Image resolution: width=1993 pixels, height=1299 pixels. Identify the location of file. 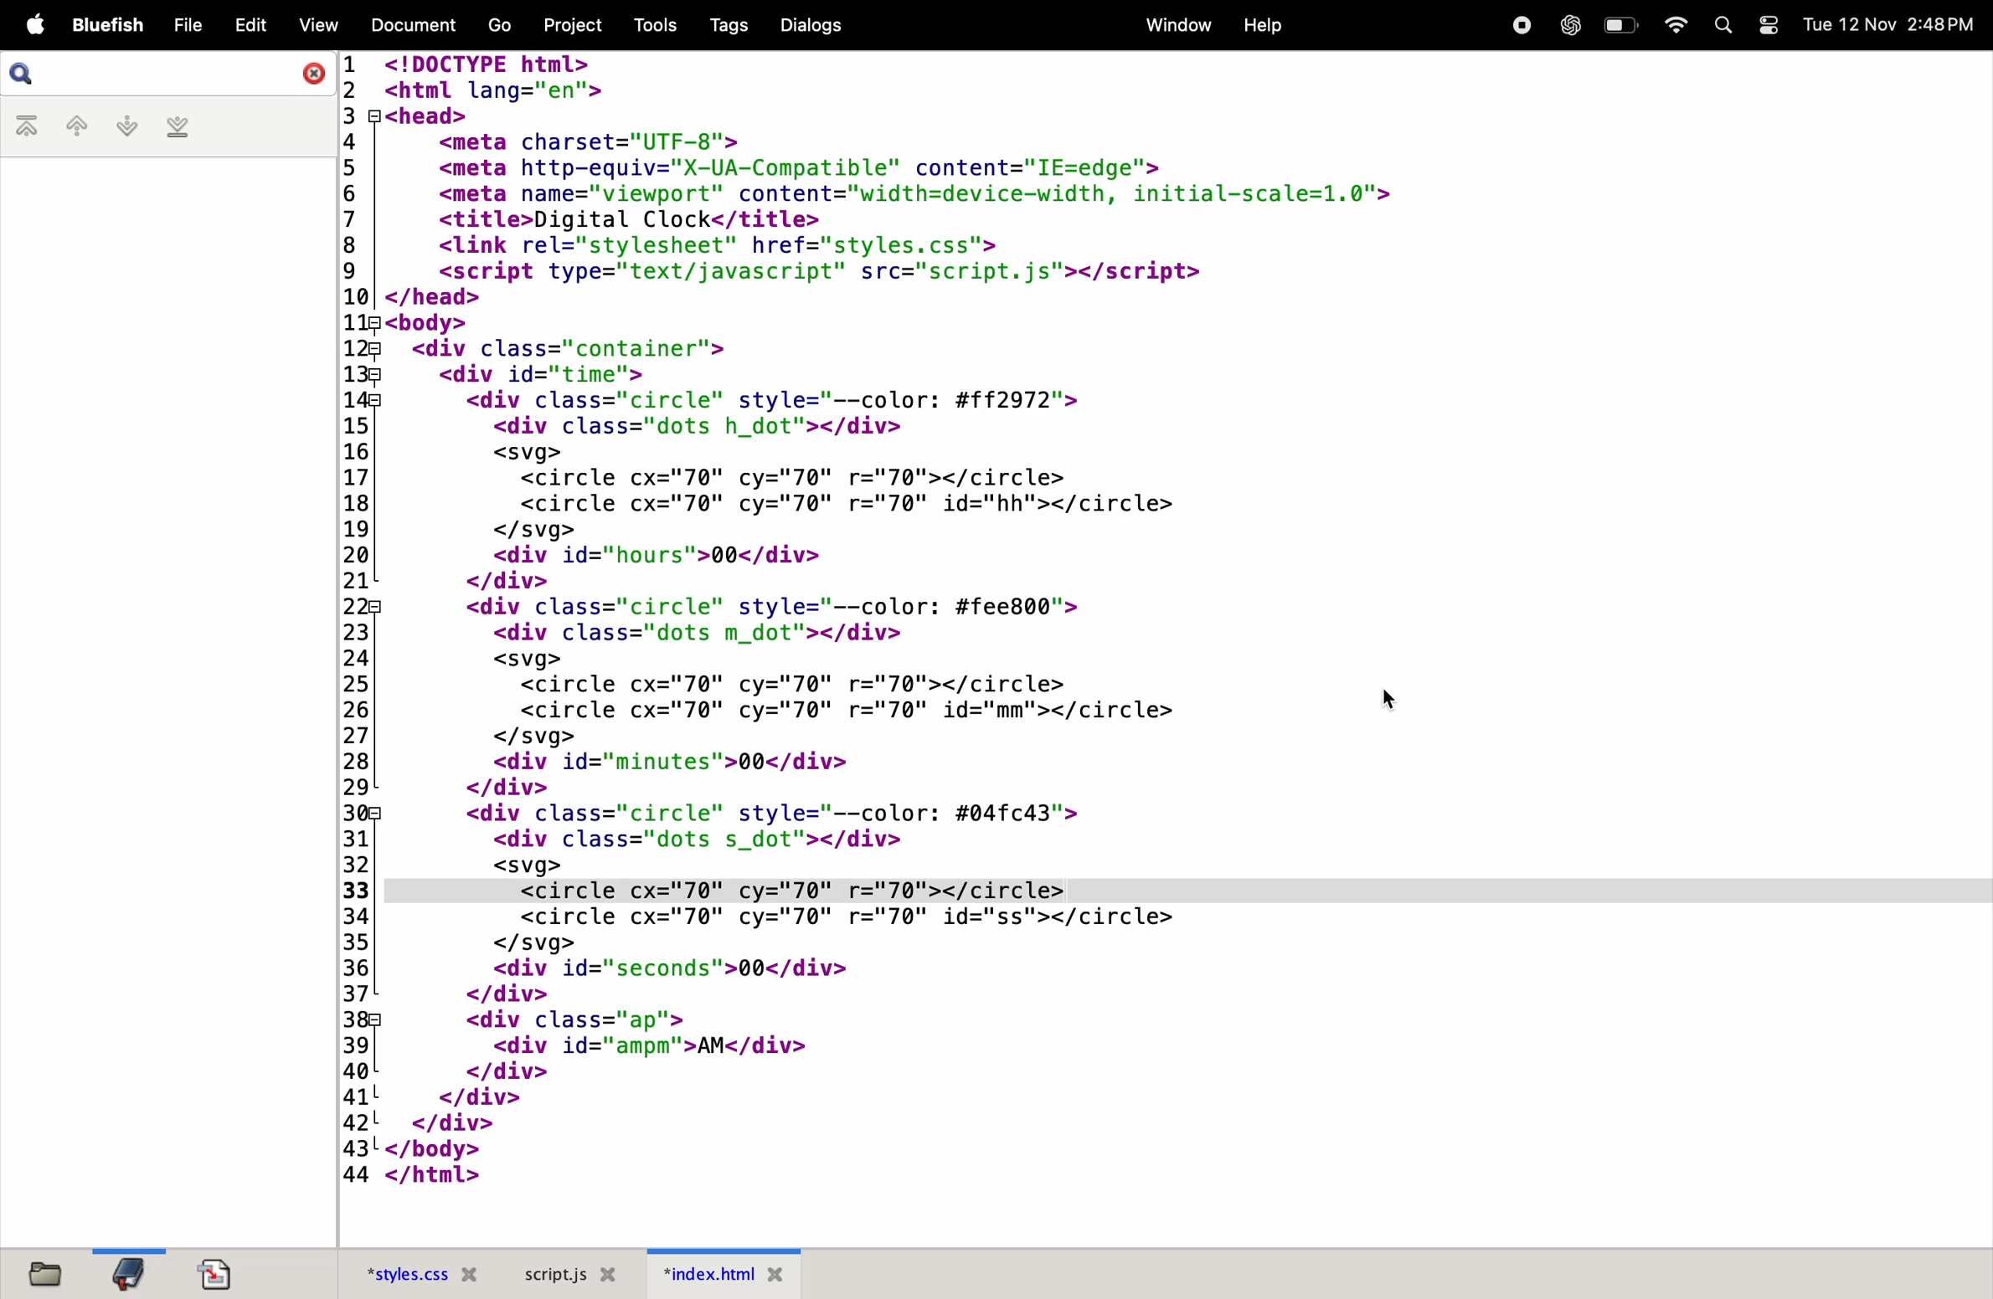
(49, 1272).